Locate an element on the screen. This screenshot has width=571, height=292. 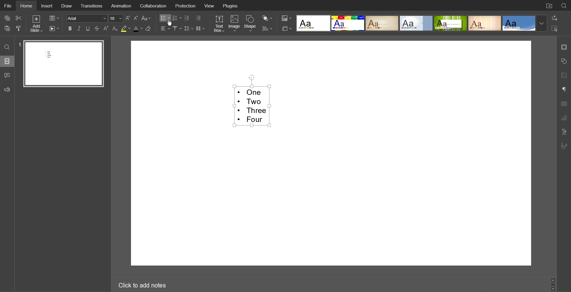
Bullet List is located at coordinates (166, 18).